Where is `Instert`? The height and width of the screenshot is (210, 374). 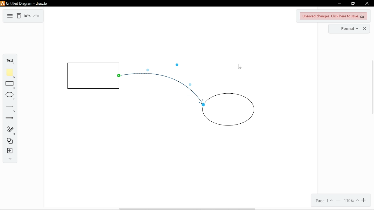 Instert is located at coordinates (9, 151).